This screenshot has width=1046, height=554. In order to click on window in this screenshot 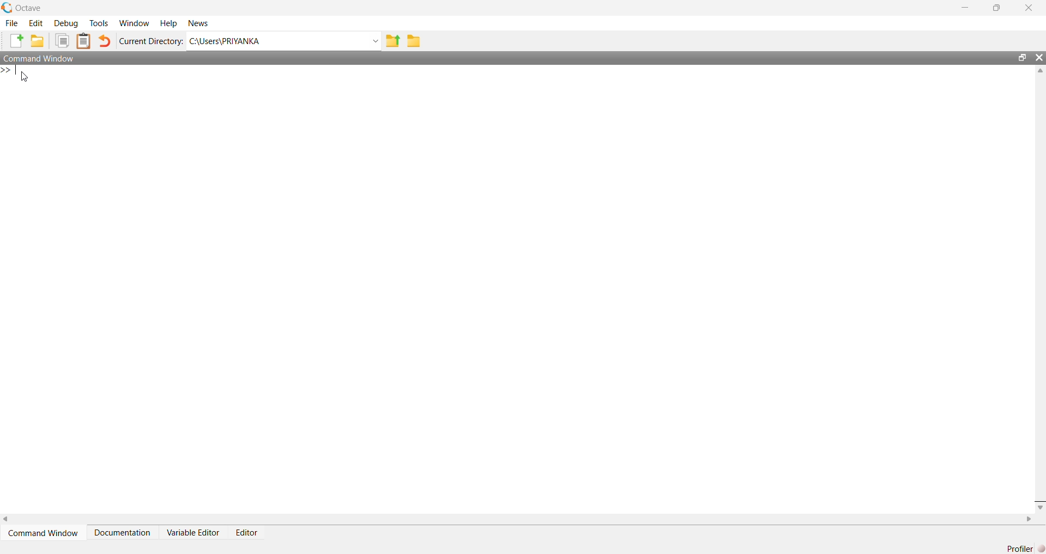, I will do `click(135, 23)`.